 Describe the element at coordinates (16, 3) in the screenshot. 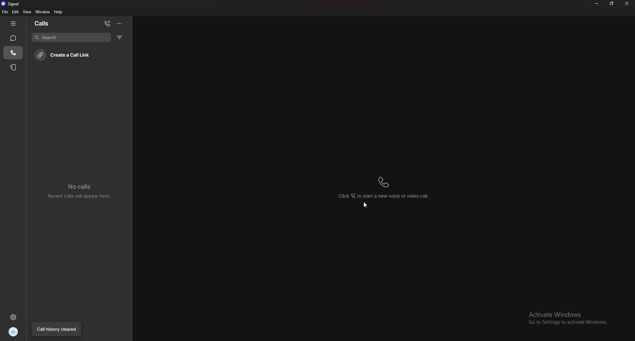

I see `signal` at that location.